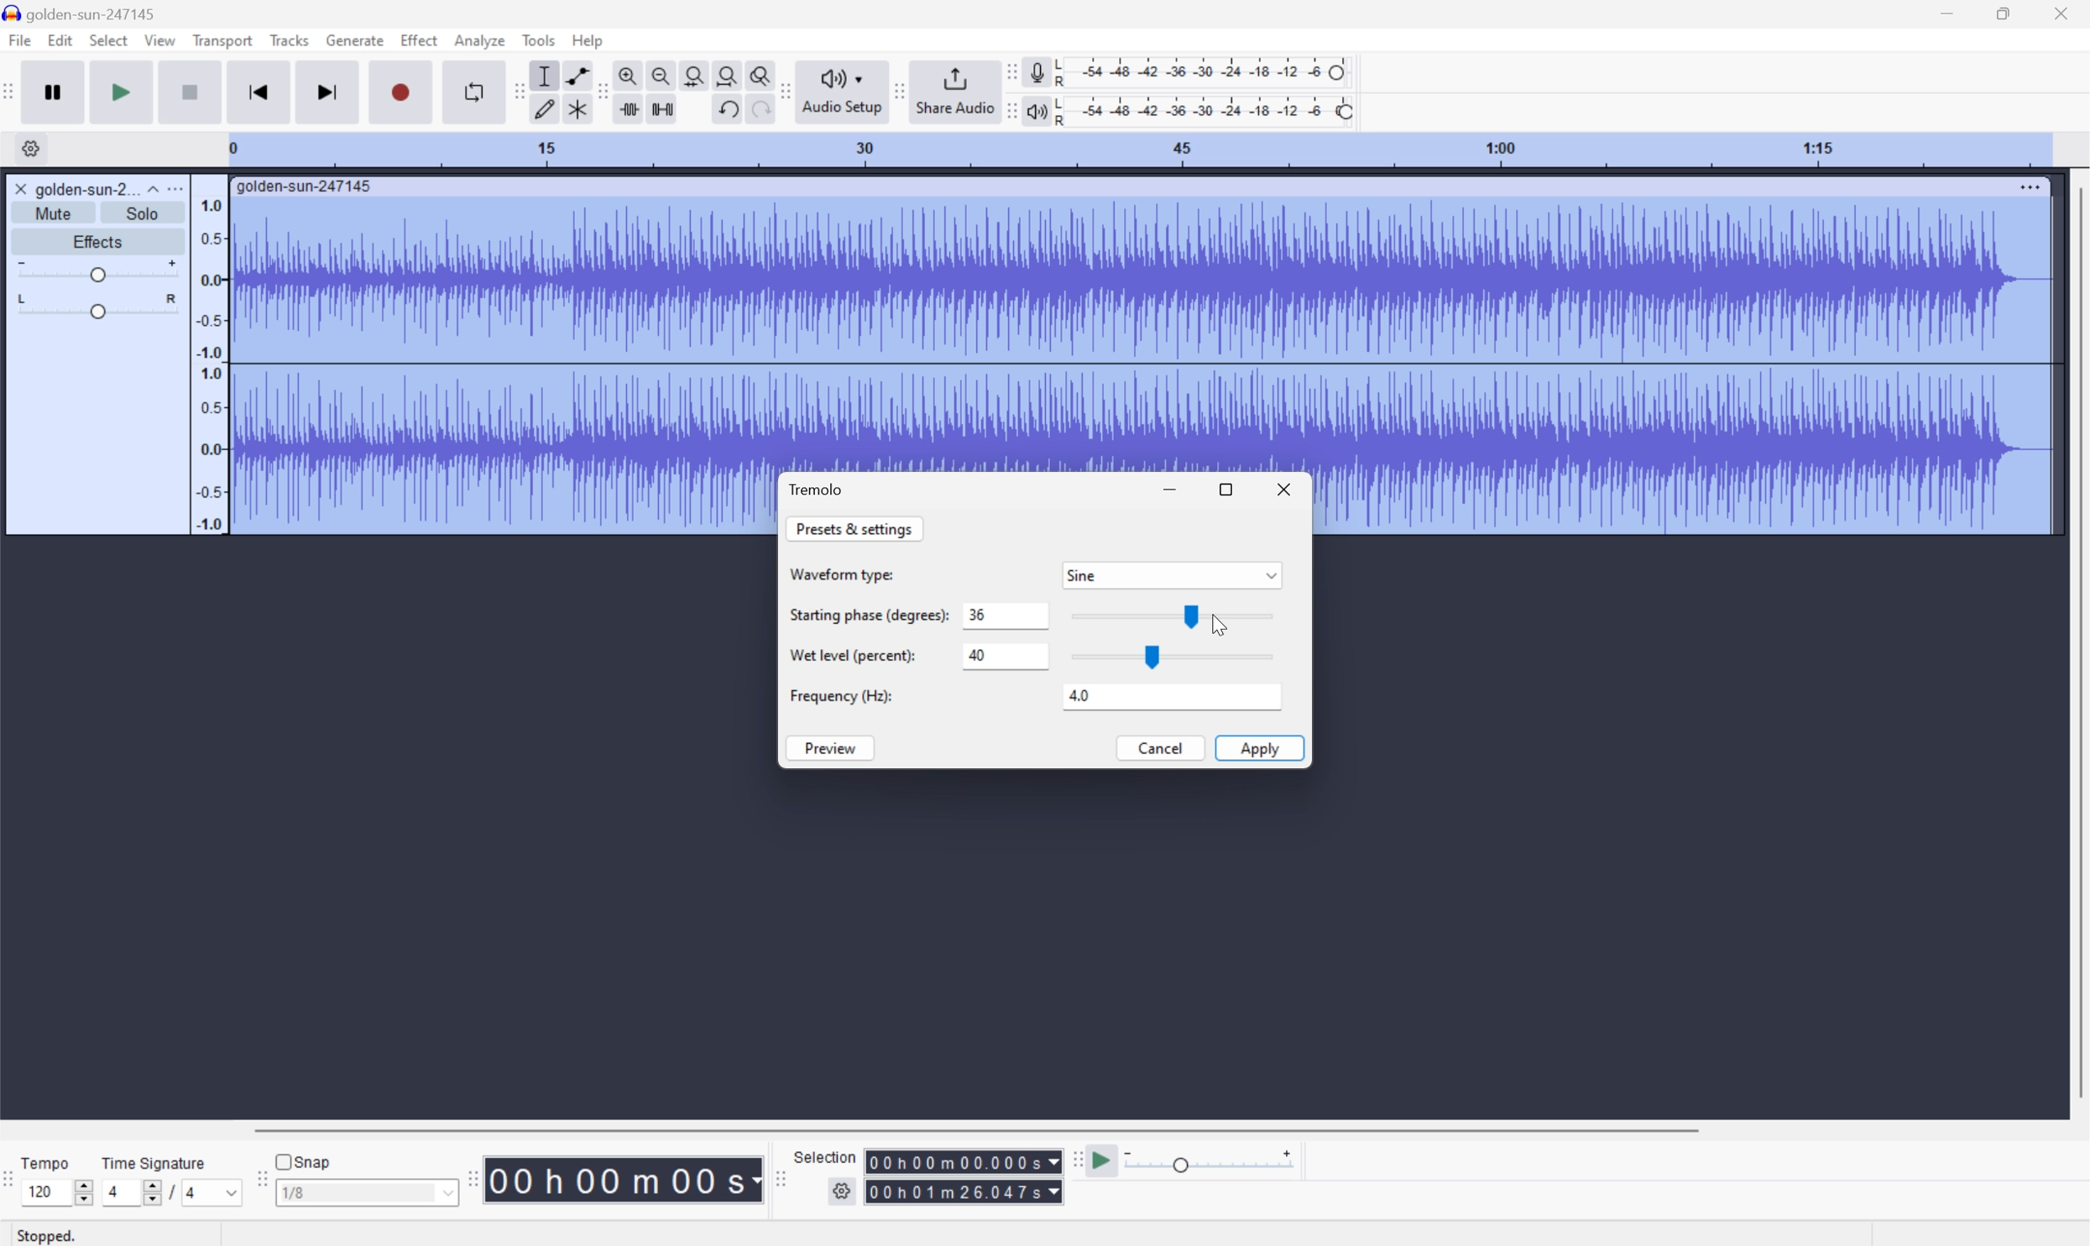 Image resolution: width=2090 pixels, height=1246 pixels. What do you see at coordinates (56, 91) in the screenshot?
I see `Pause` at bounding box center [56, 91].